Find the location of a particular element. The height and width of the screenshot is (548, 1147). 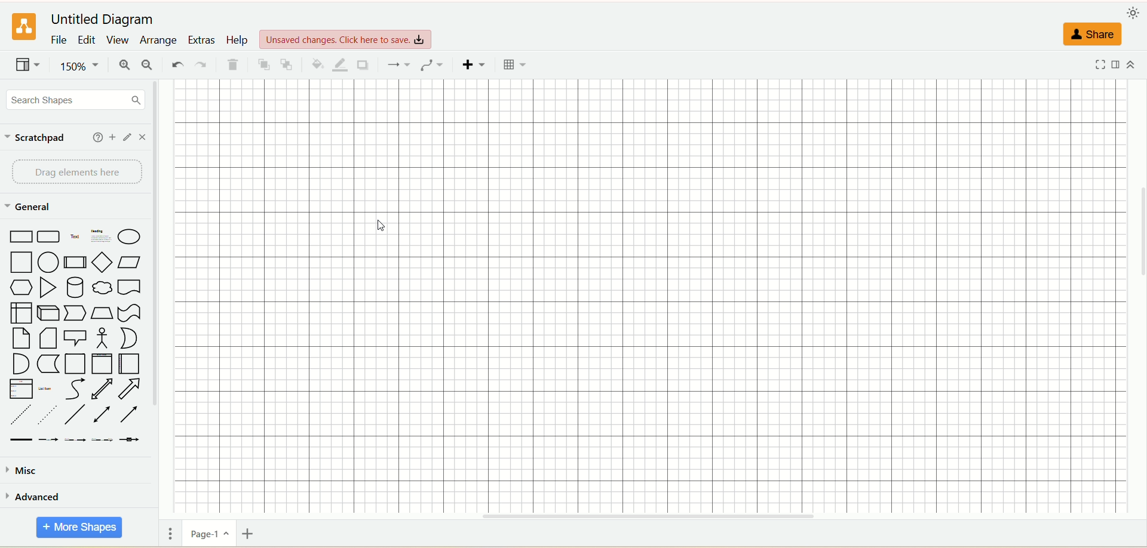

waypoints is located at coordinates (430, 64).